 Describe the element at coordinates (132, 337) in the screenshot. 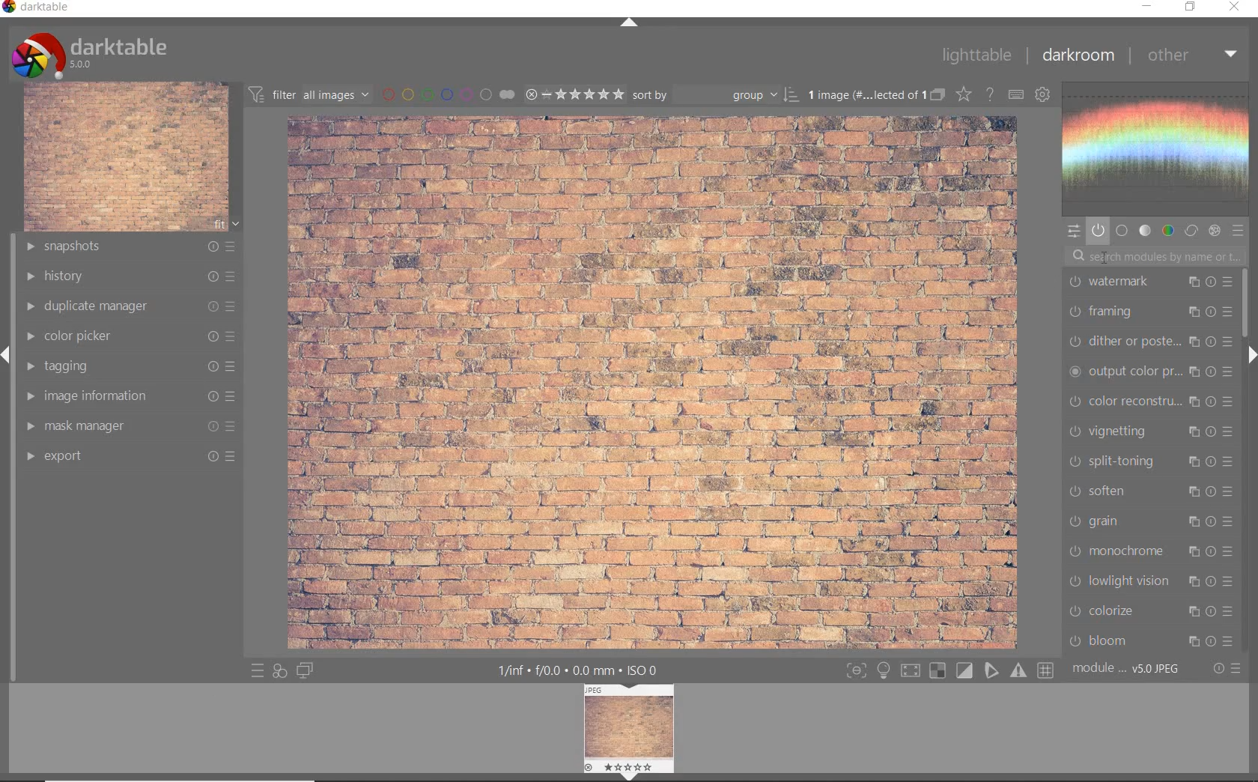

I see `color picker` at that location.